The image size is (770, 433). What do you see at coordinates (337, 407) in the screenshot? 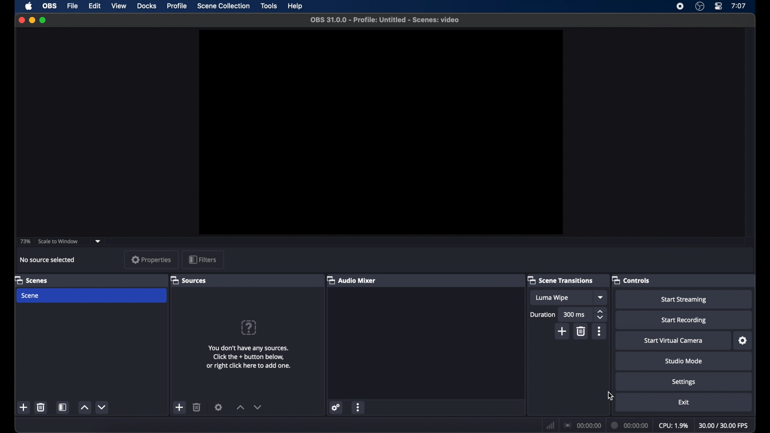
I see `settings` at bounding box center [337, 407].